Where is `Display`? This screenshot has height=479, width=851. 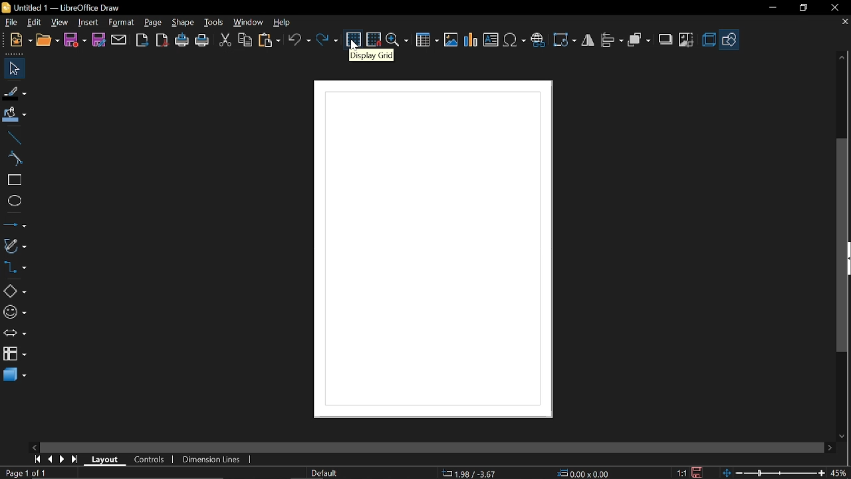 Display is located at coordinates (413, 247).